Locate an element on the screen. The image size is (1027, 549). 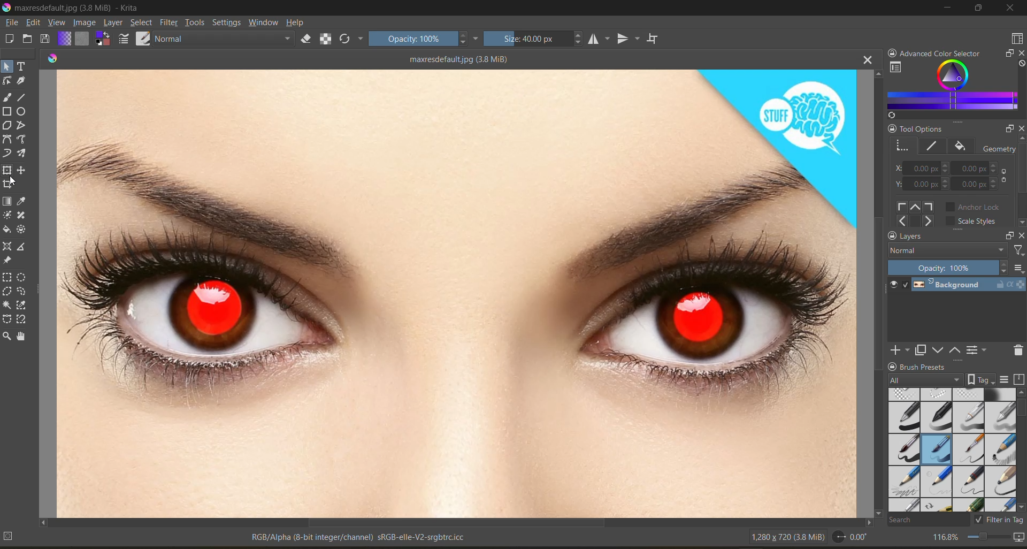
search is located at coordinates (930, 521).